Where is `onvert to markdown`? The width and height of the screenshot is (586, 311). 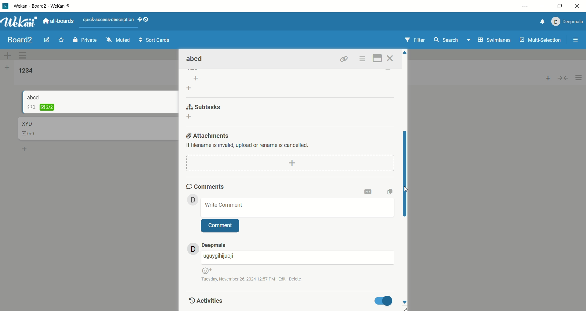 onvert to markdown is located at coordinates (368, 192).